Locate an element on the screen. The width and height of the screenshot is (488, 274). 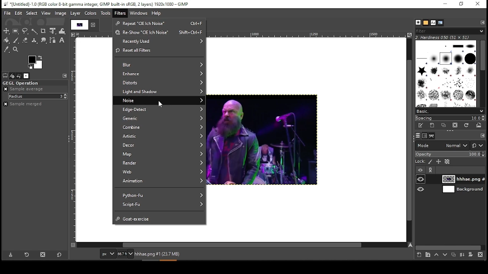
decor is located at coordinates (159, 146).